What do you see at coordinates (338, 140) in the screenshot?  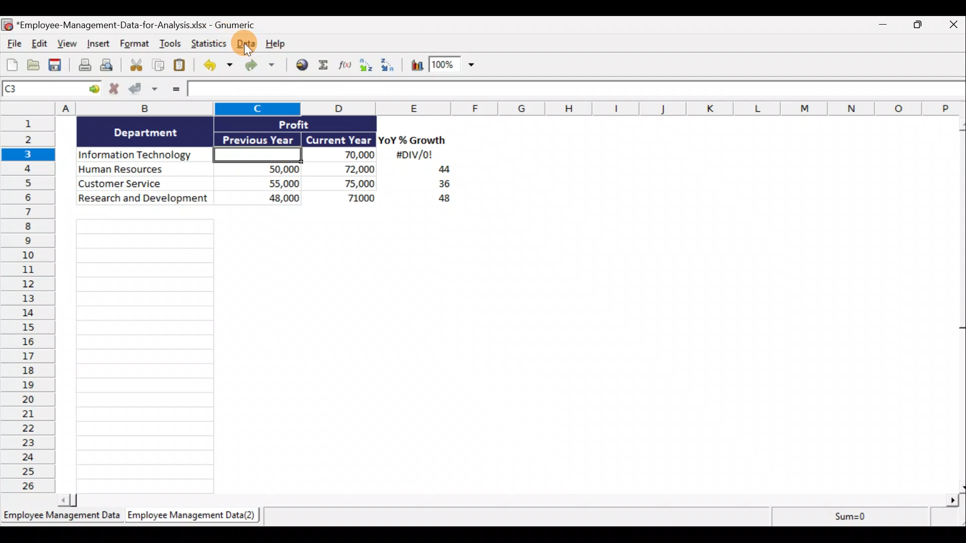 I see `Current Year` at bounding box center [338, 140].